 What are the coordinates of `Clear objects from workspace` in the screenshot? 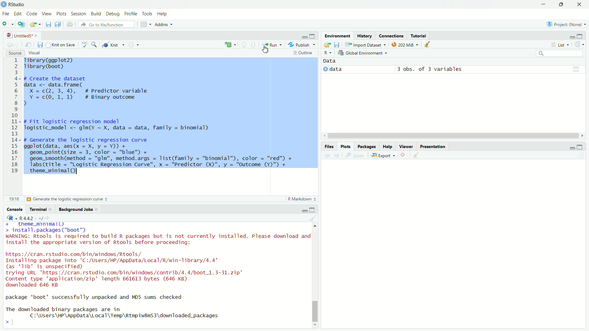 It's located at (428, 44).